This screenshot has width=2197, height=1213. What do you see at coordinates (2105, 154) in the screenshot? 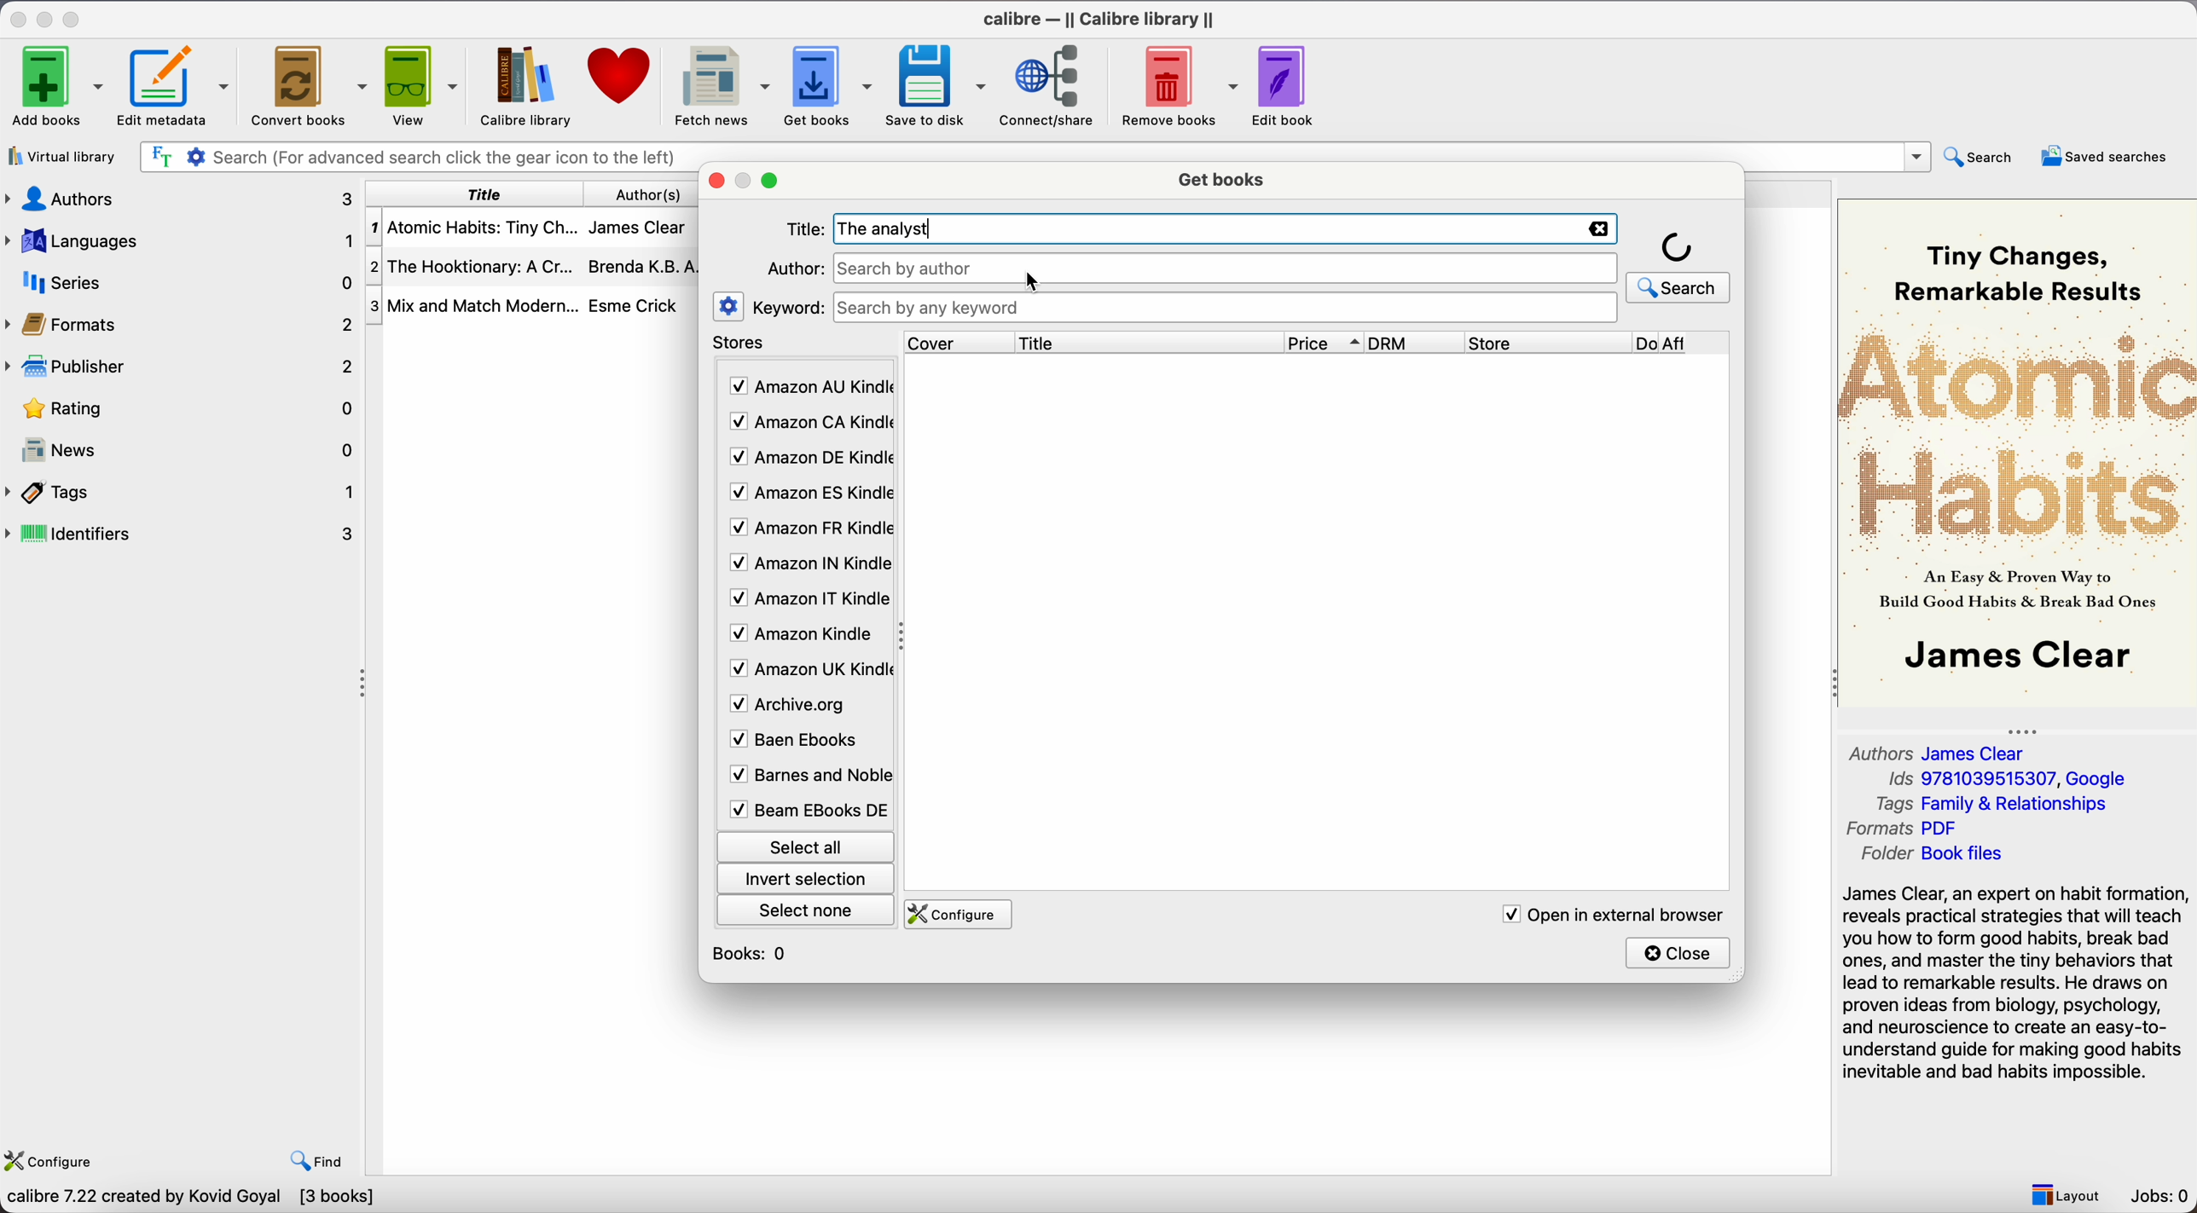
I see `saved searches` at bounding box center [2105, 154].